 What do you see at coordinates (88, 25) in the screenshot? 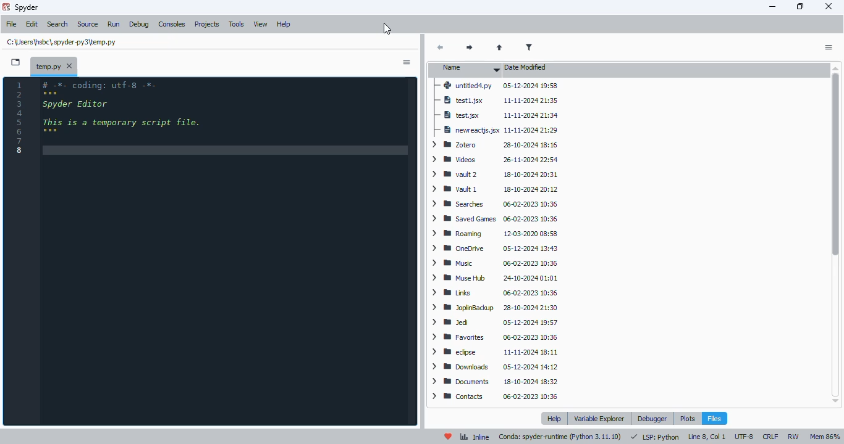
I see `source` at bounding box center [88, 25].